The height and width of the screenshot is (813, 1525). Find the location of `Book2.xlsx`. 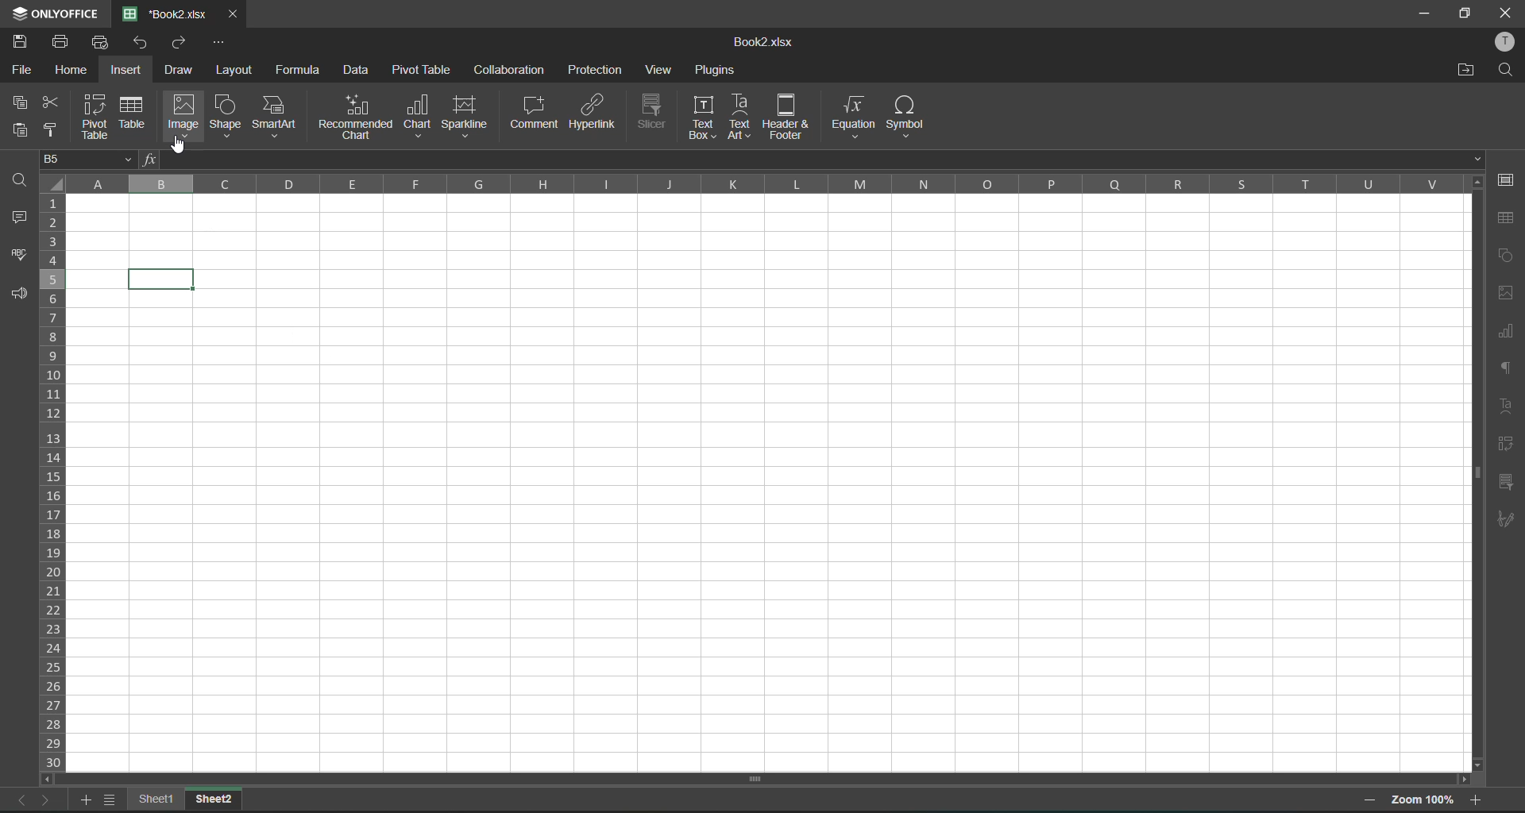

Book2.xlsx is located at coordinates (758, 44).